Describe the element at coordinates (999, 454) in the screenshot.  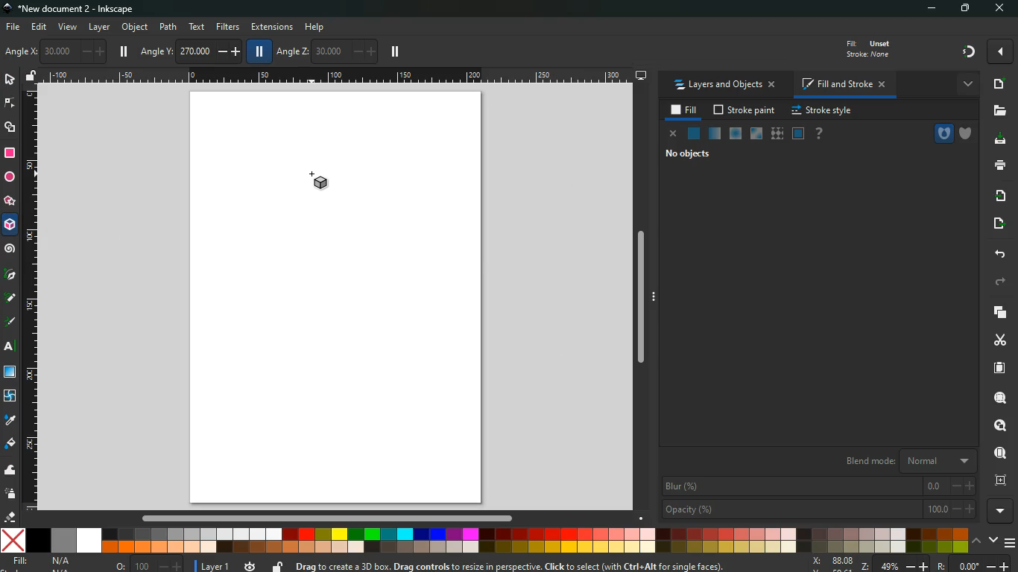
I see `find` at that location.